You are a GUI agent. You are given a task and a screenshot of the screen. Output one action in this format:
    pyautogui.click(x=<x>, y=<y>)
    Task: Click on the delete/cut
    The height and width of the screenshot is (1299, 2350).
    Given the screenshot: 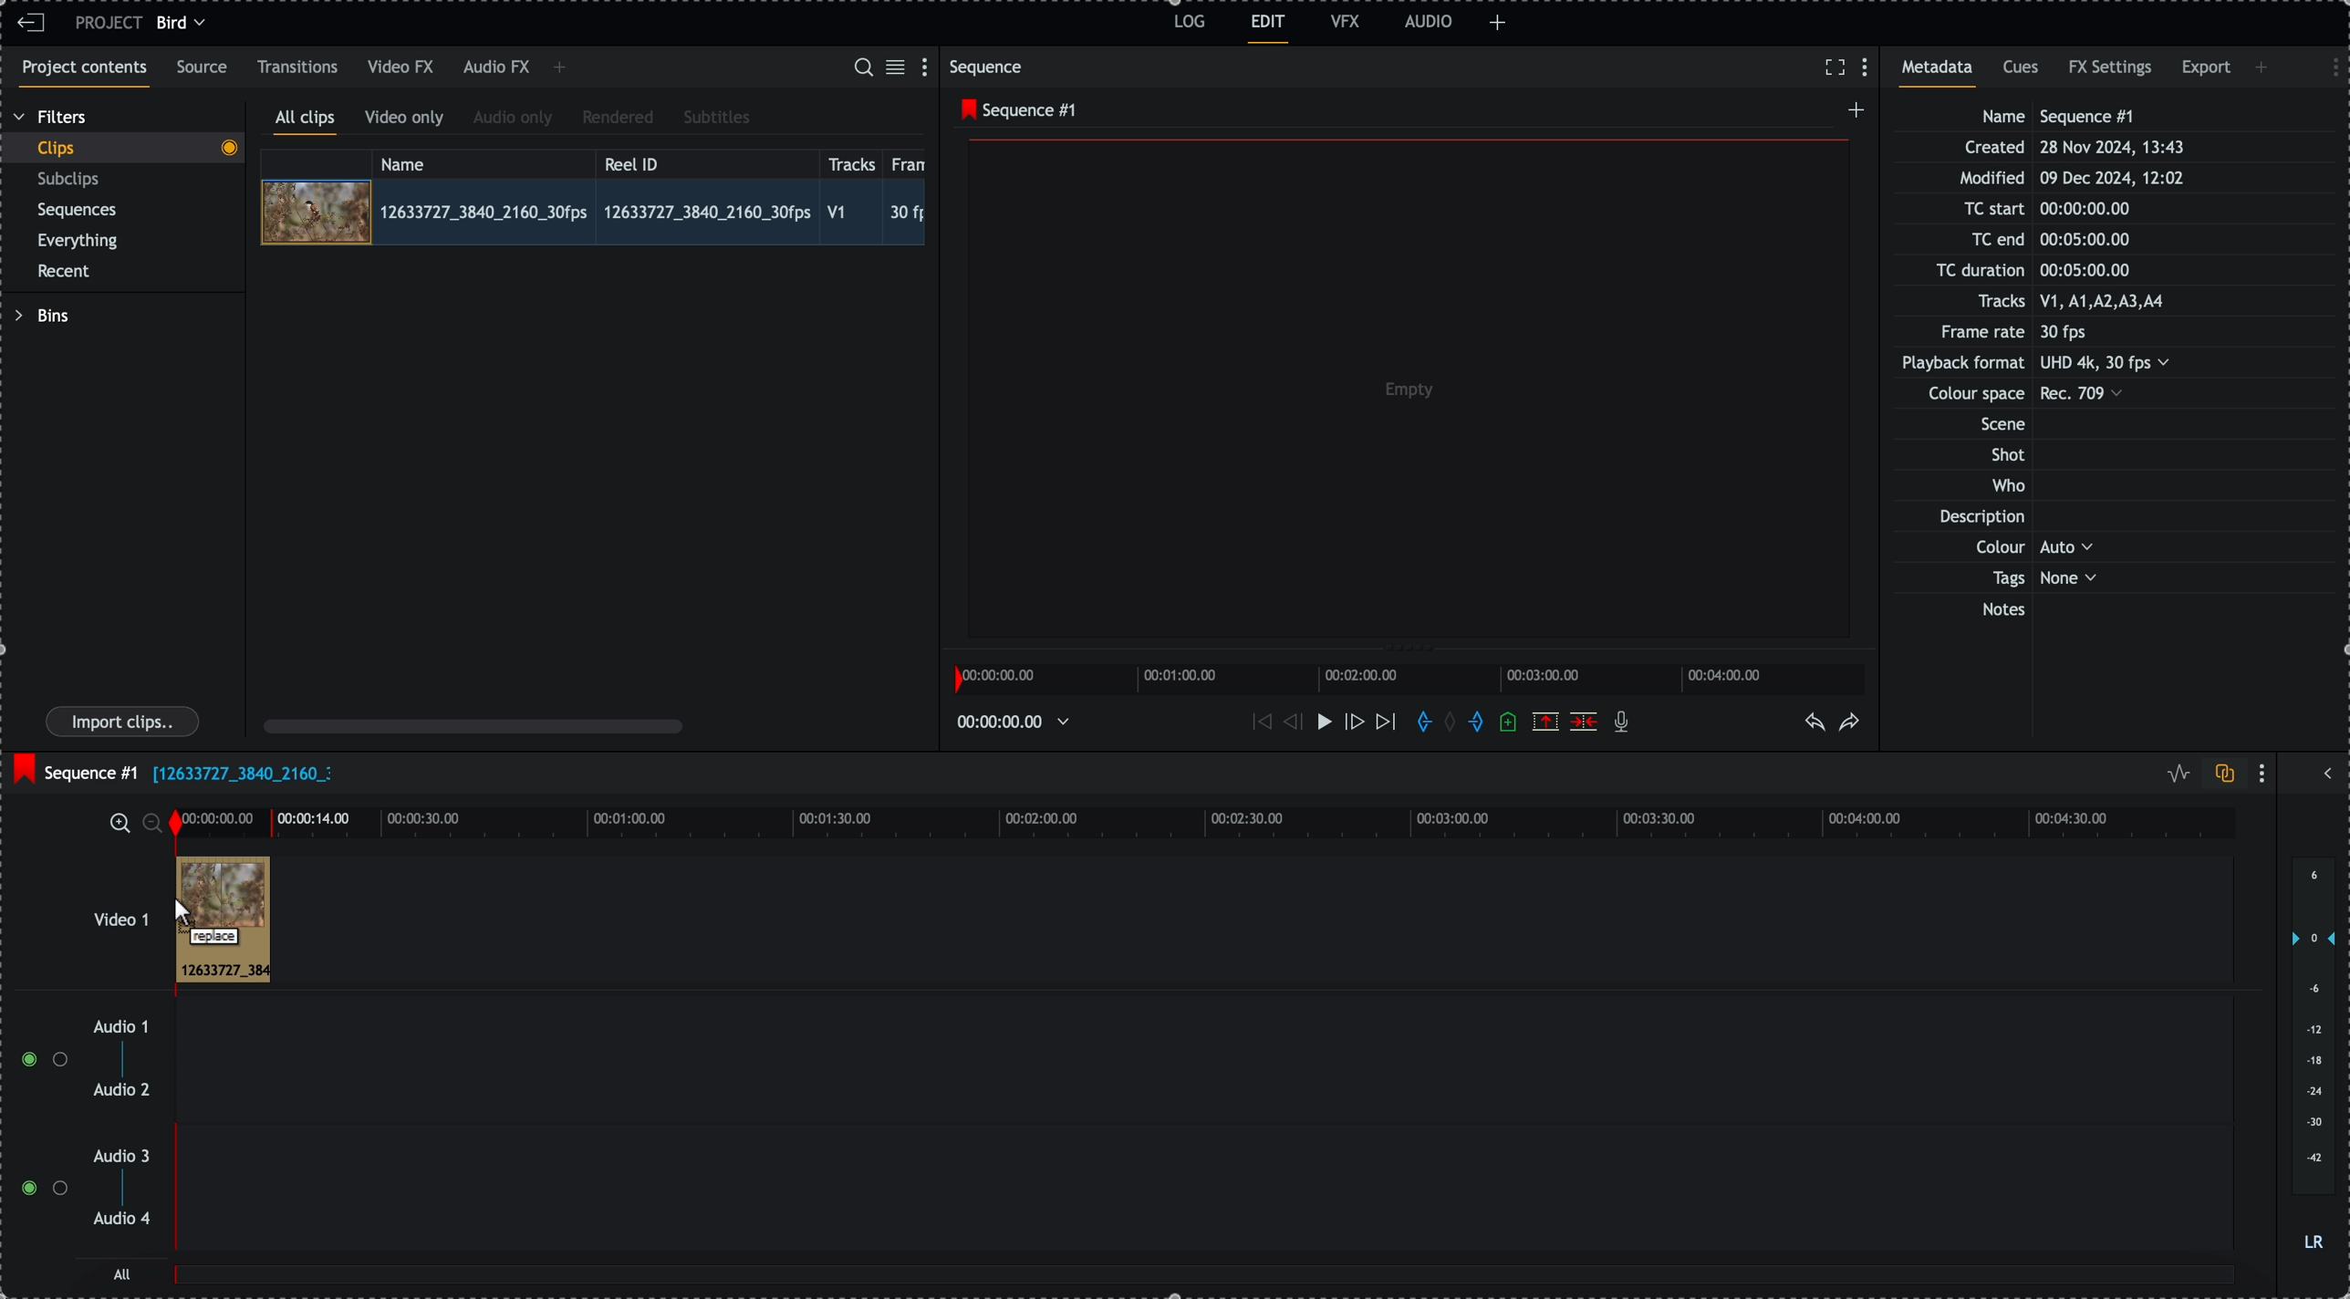 What is the action you would take?
    pyautogui.click(x=1584, y=722)
    